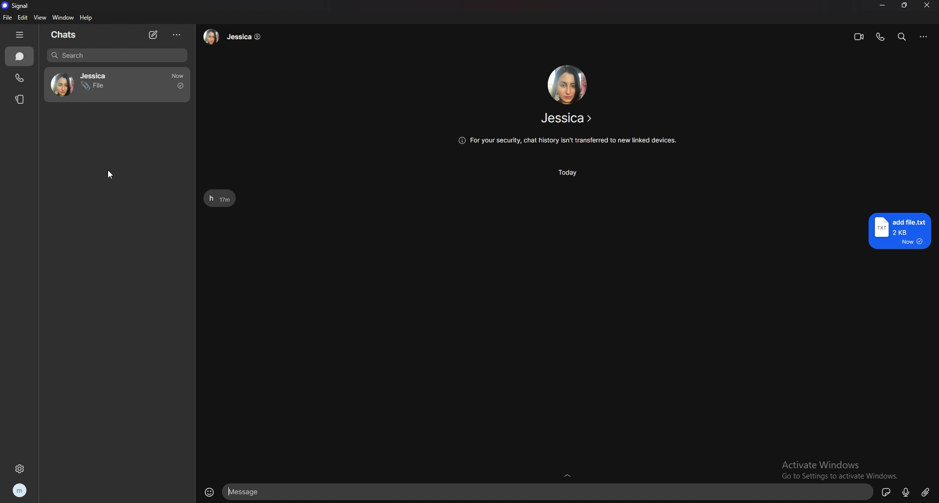  What do you see at coordinates (67, 35) in the screenshot?
I see `chats` at bounding box center [67, 35].